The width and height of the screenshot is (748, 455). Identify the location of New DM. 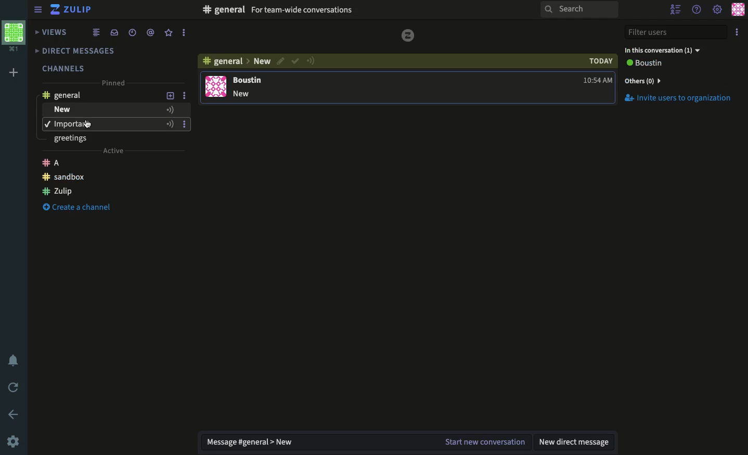
(576, 443).